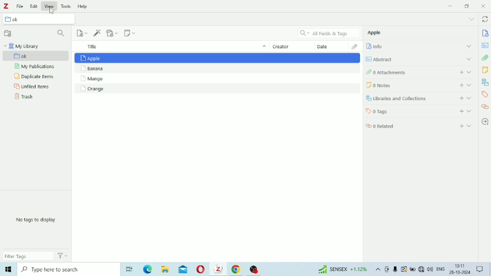 Image resolution: width=491 pixels, height=276 pixels. I want to click on Notes, so click(402, 85).